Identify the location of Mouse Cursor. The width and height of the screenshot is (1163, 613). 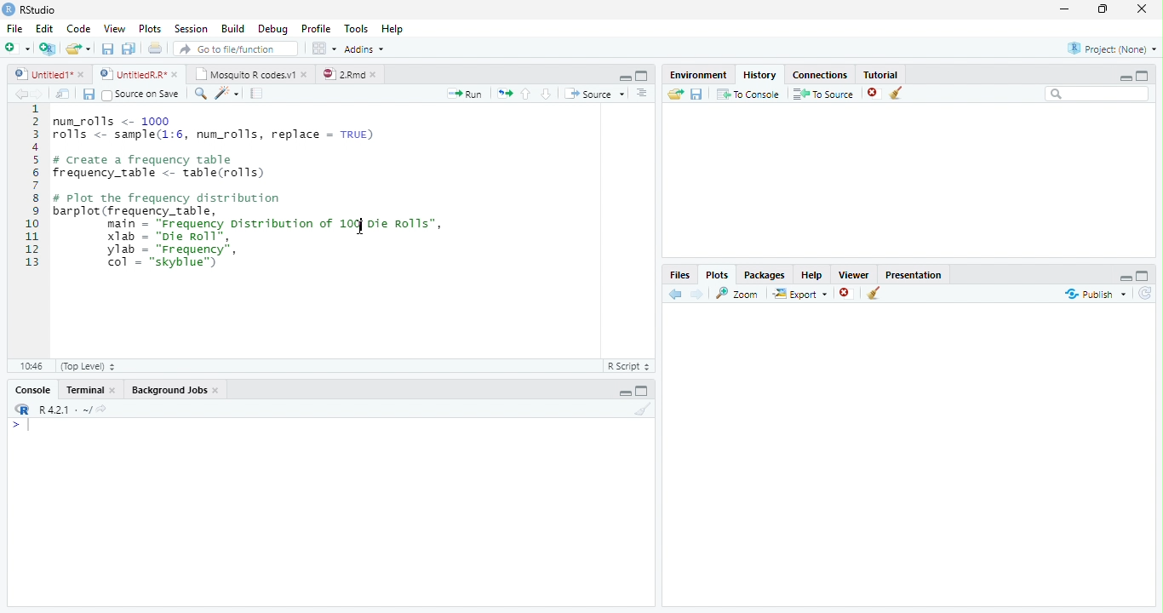
(358, 229).